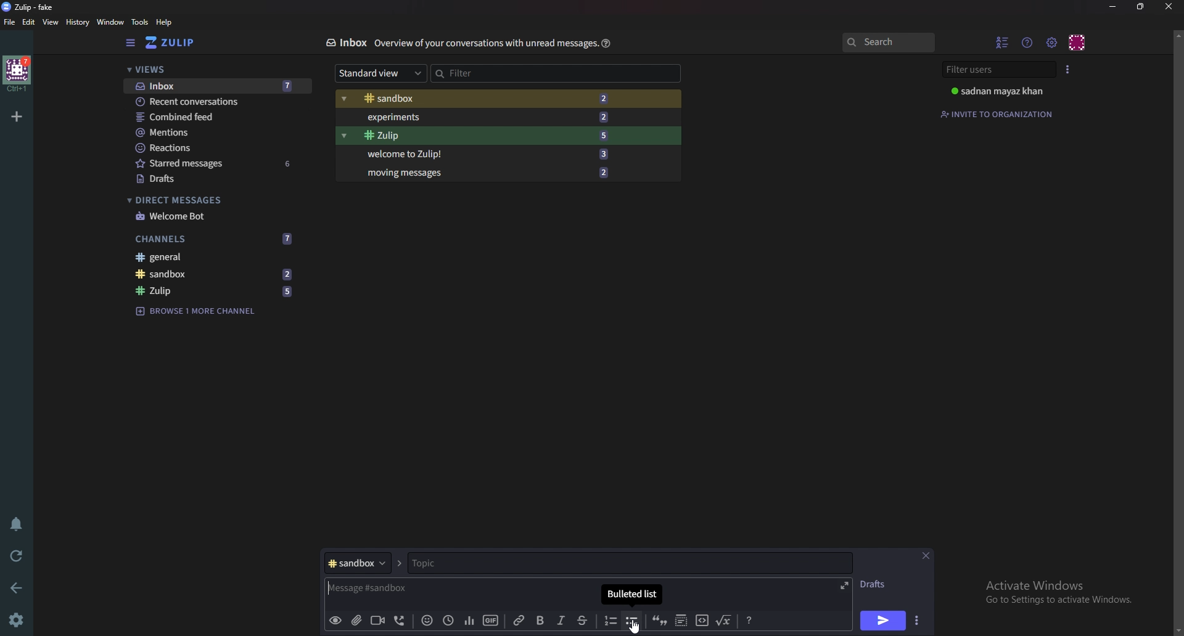  I want to click on Minimize, so click(1114, 7).